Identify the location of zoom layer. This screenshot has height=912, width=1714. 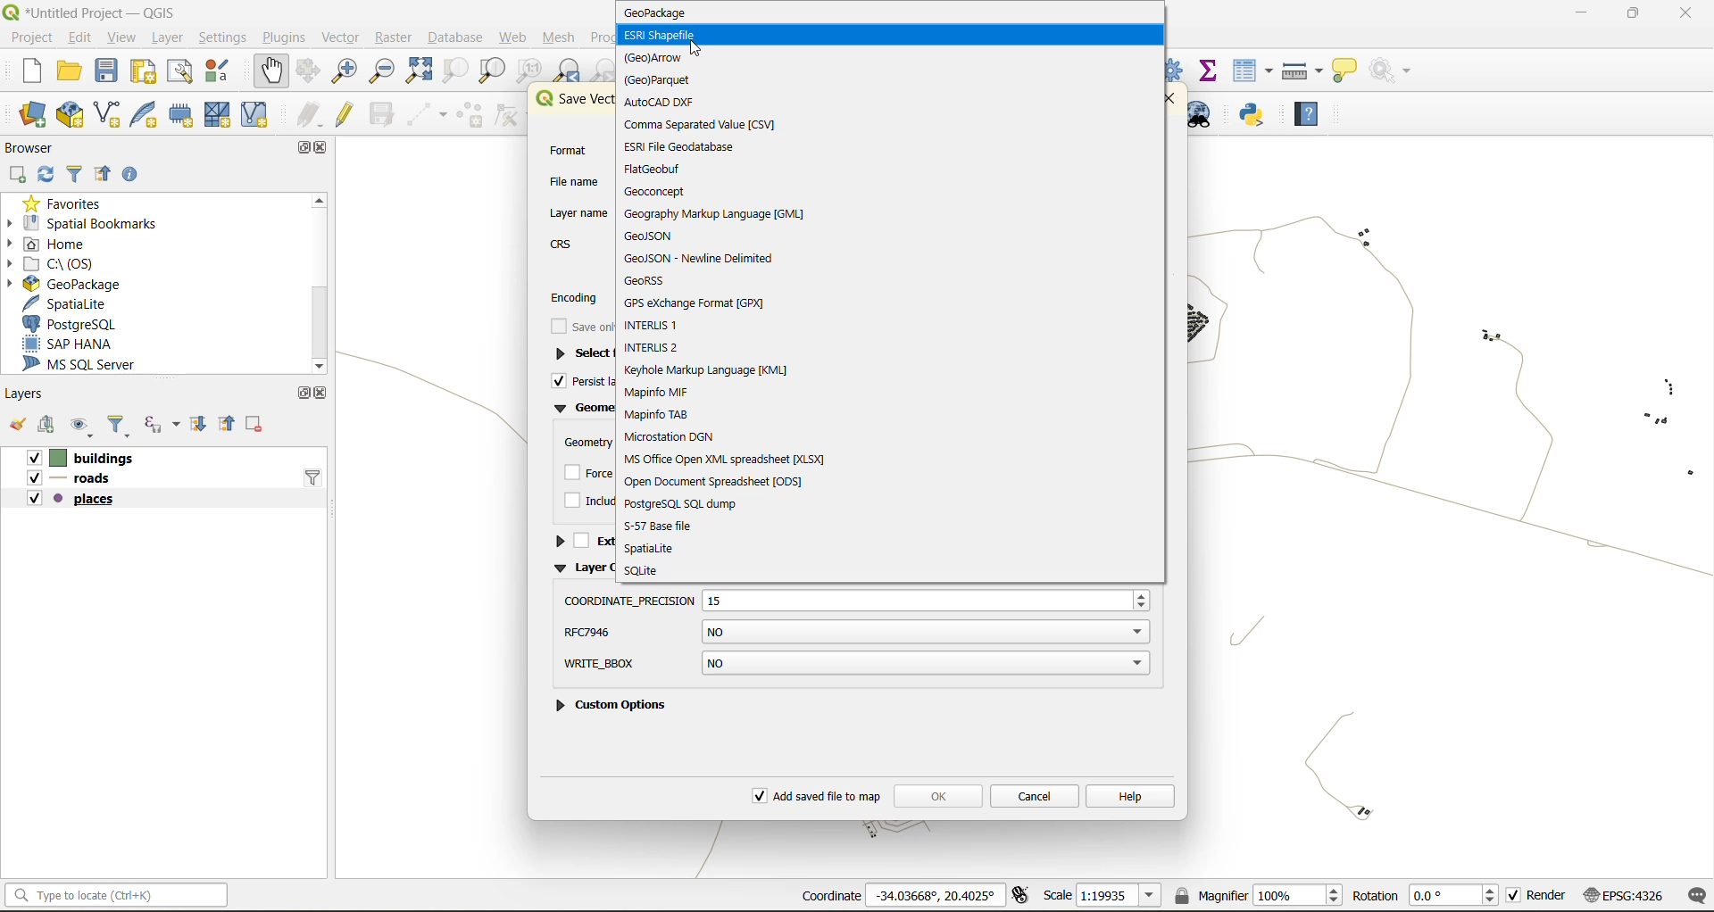
(492, 70).